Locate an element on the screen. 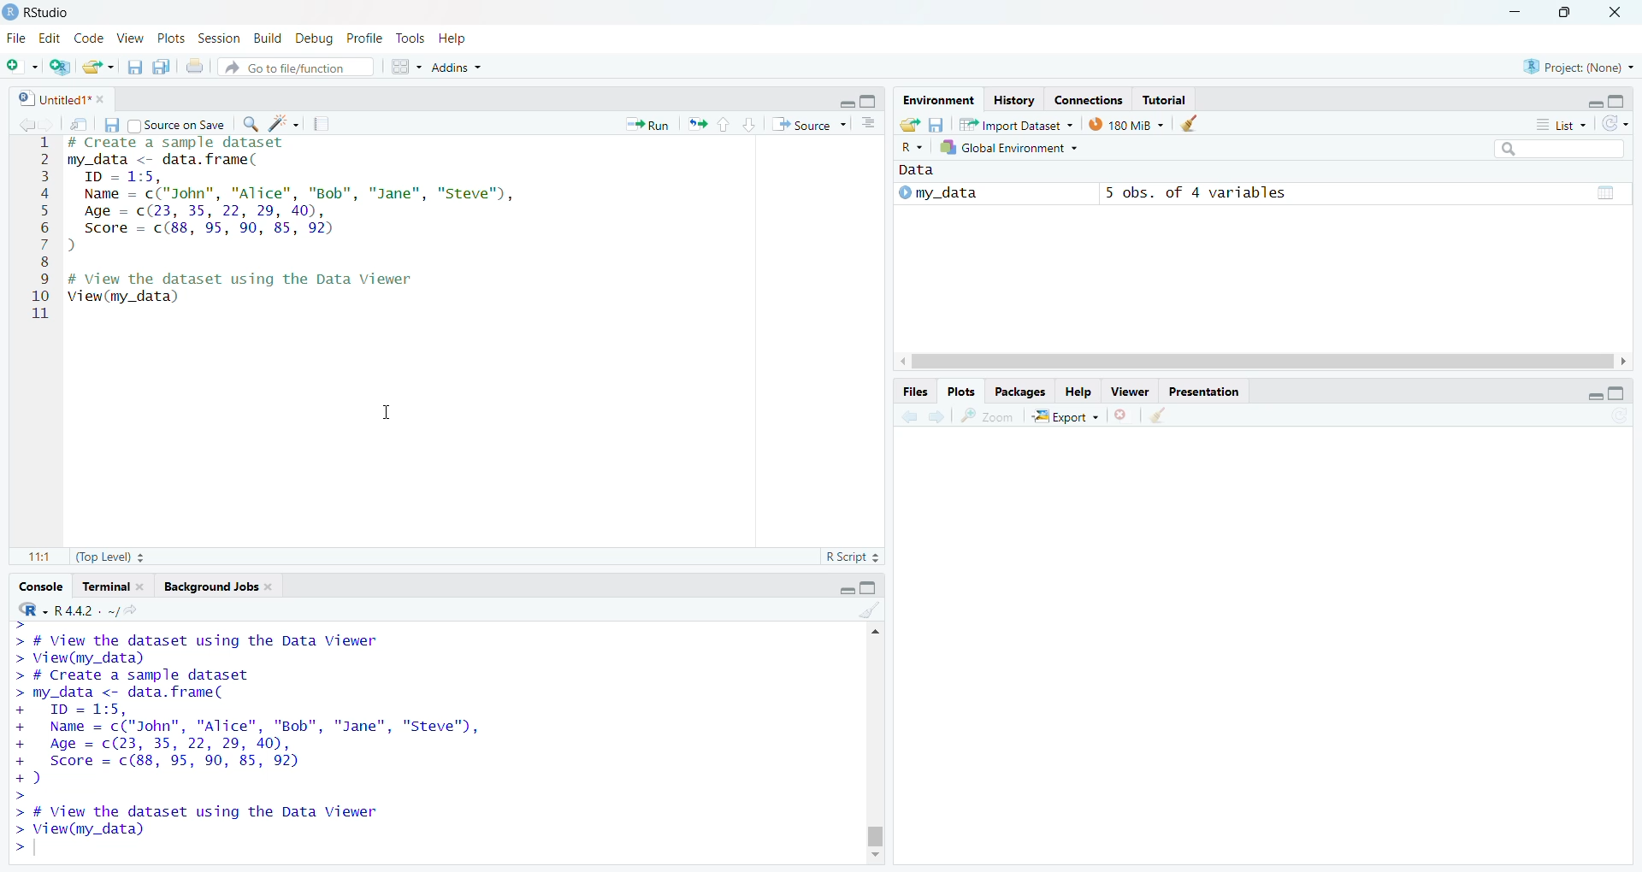 Image resolution: width=1642 pixels, height=872 pixels. Back  is located at coordinates (907, 416).